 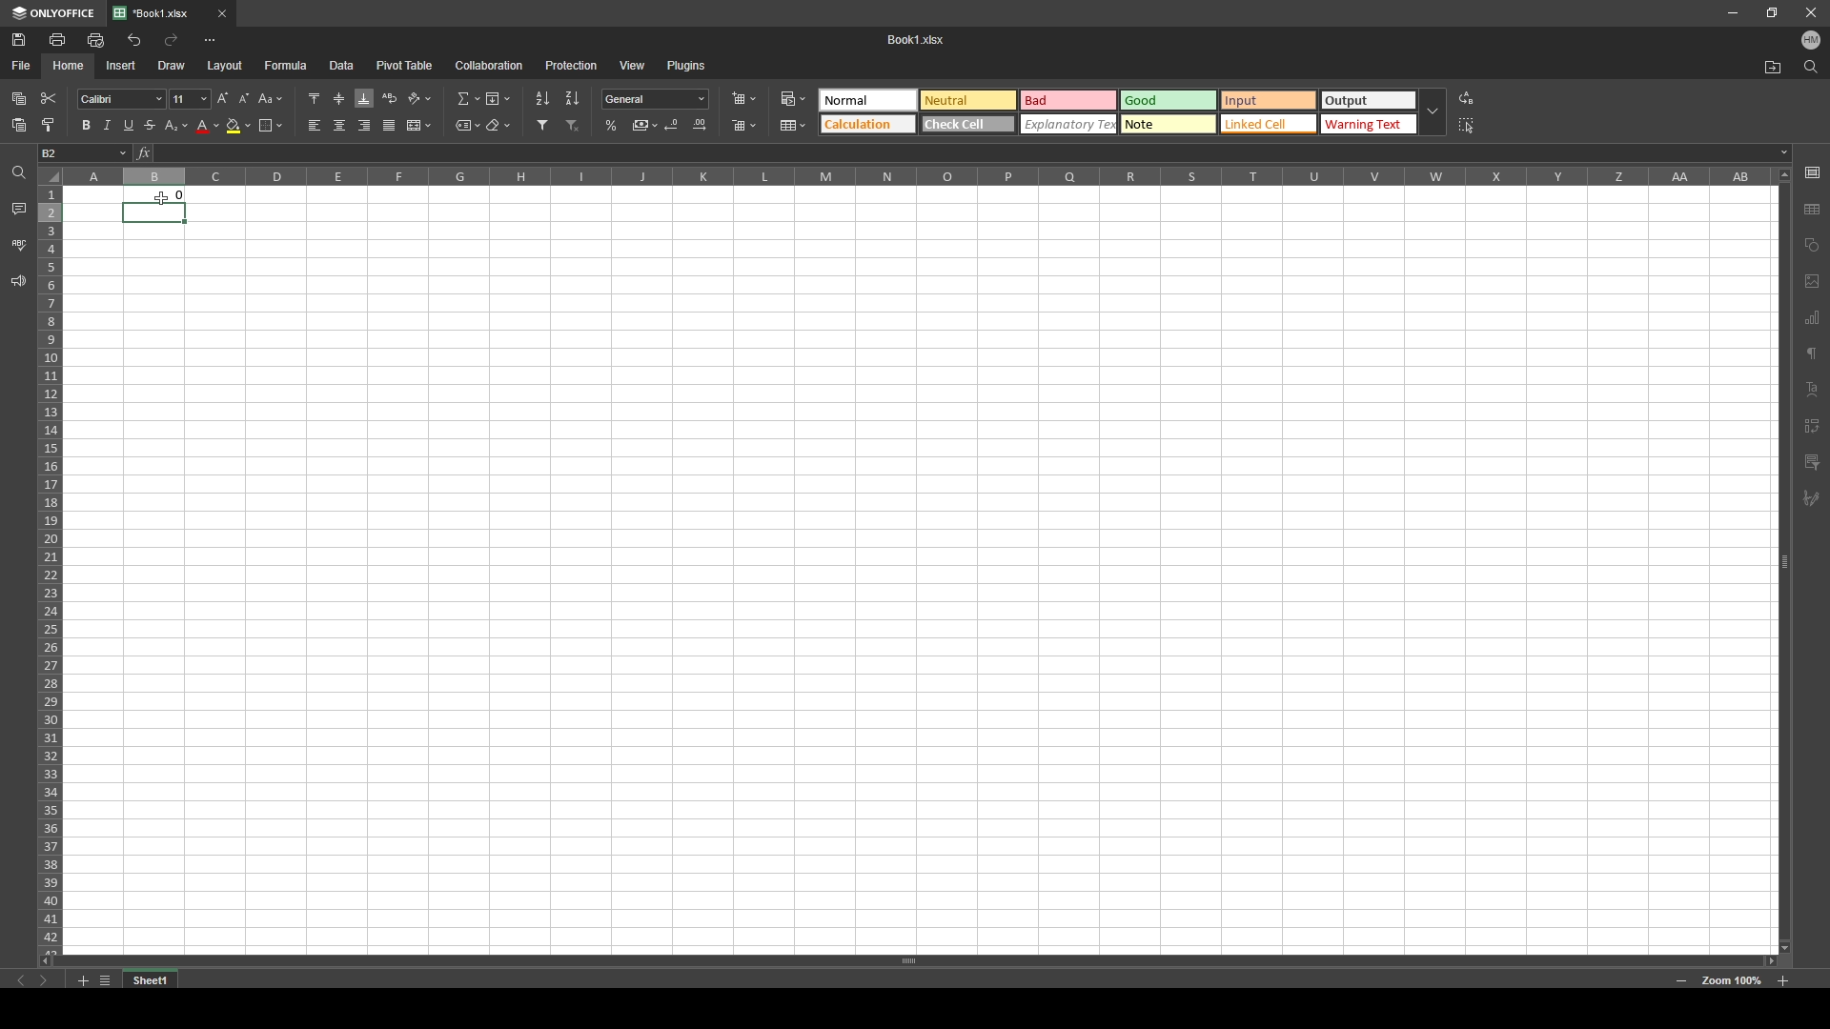 I want to click on search, so click(x=1810, y=67).